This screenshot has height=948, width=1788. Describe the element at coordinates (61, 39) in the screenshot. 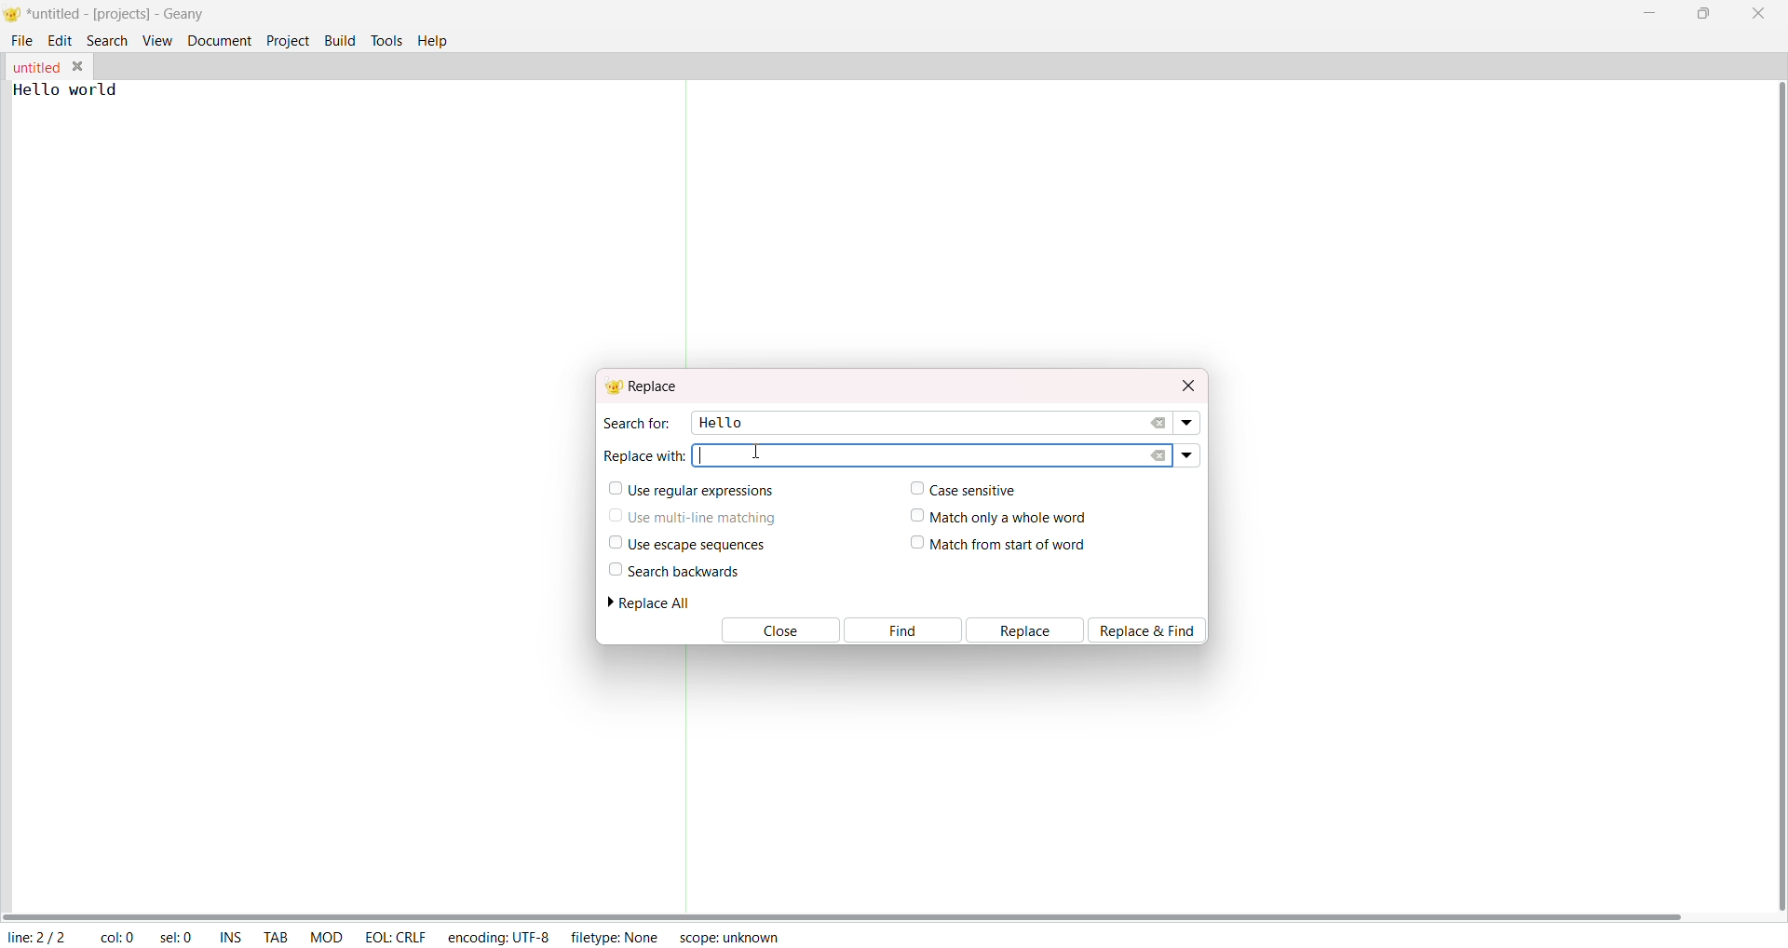

I see `edit` at that location.